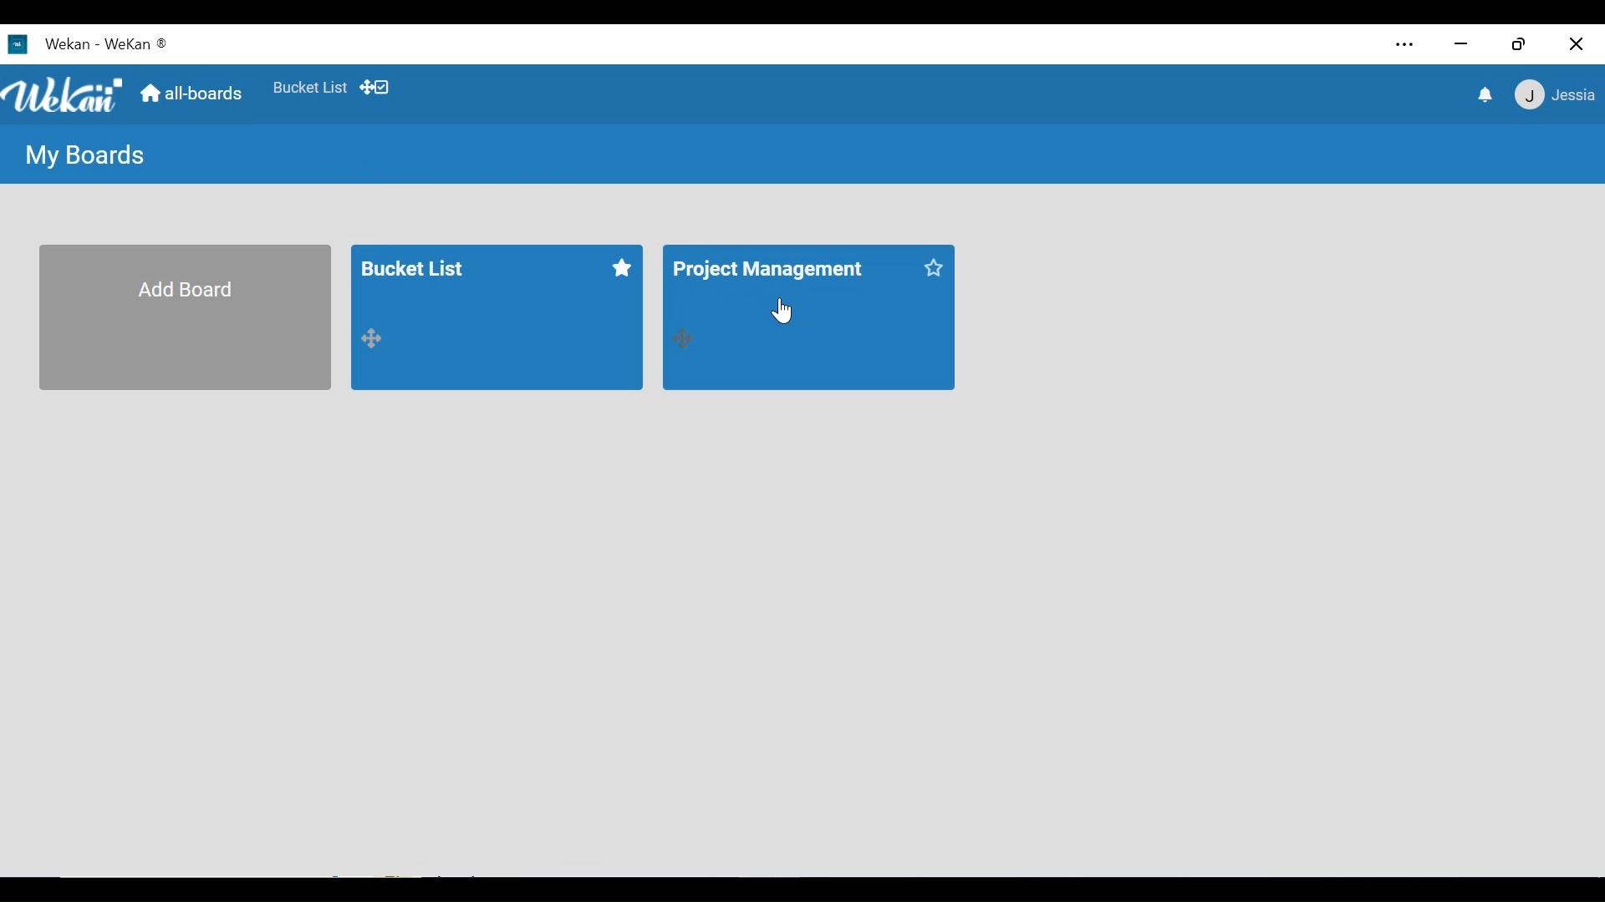 Image resolution: width=1605 pixels, height=902 pixels. What do you see at coordinates (1405, 46) in the screenshot?
I see `Settings and more` at bounding box center [1405, 46].